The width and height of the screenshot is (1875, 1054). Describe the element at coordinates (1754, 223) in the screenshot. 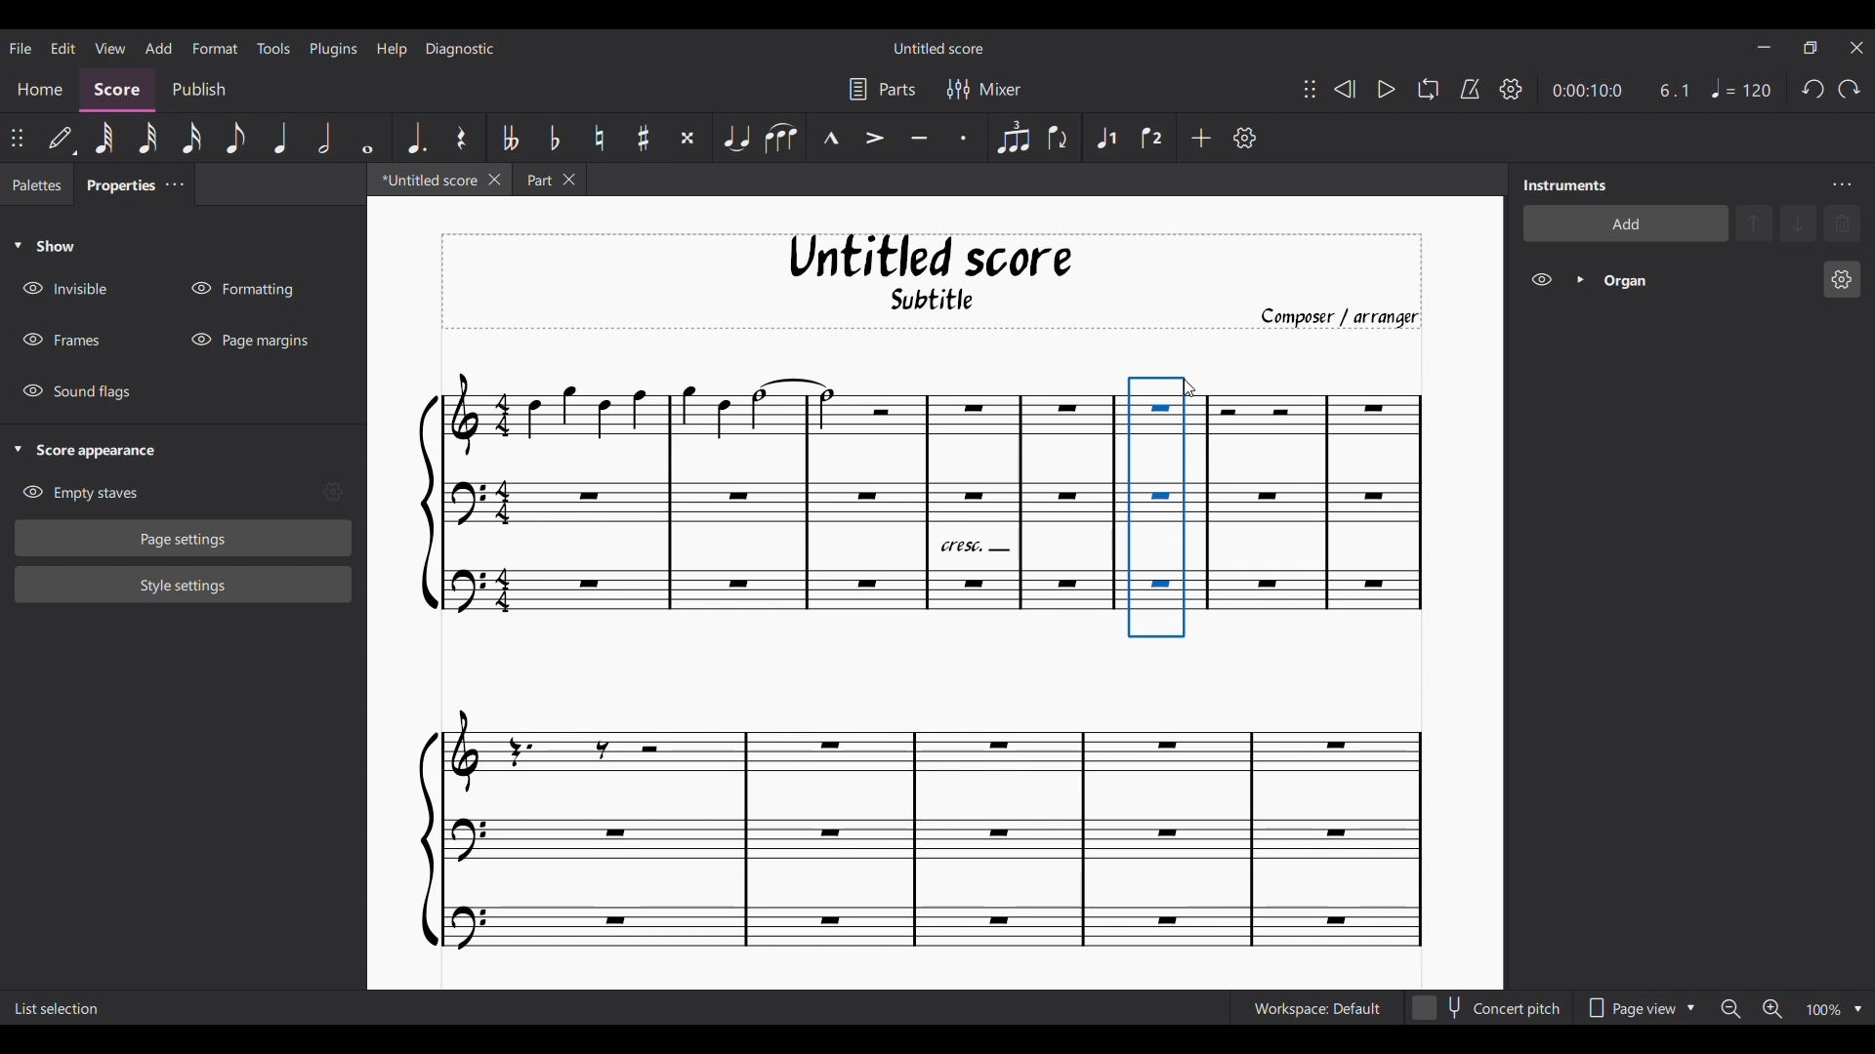

I see `Move selection up` at that location.